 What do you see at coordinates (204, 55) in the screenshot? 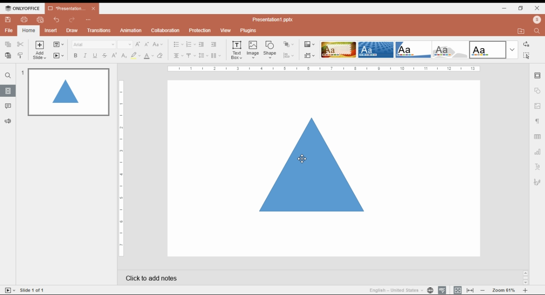
I see `line spacing` at bounding box center [204, 55].